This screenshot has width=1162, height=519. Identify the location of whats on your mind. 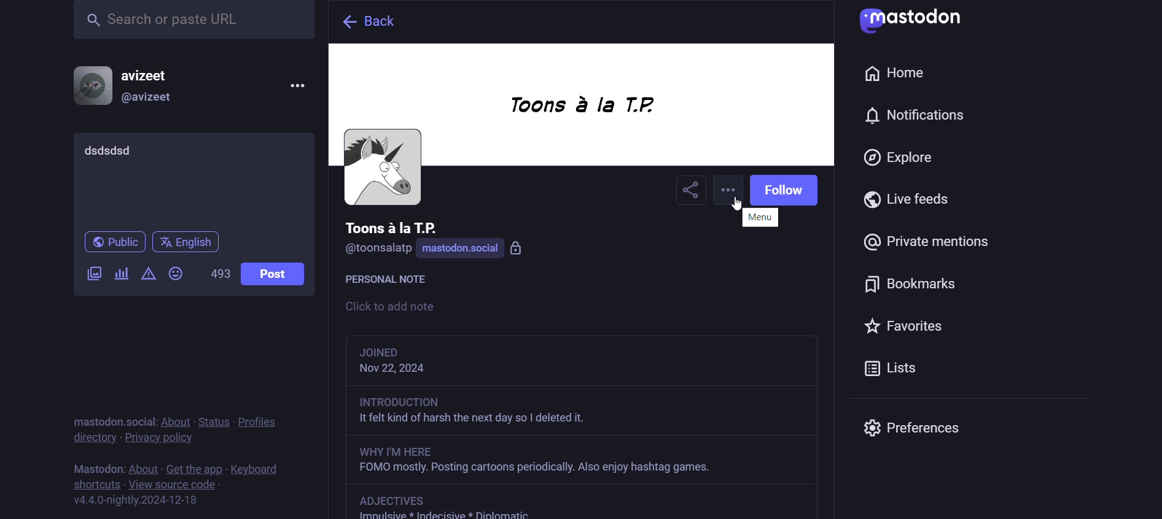
(192, 179).